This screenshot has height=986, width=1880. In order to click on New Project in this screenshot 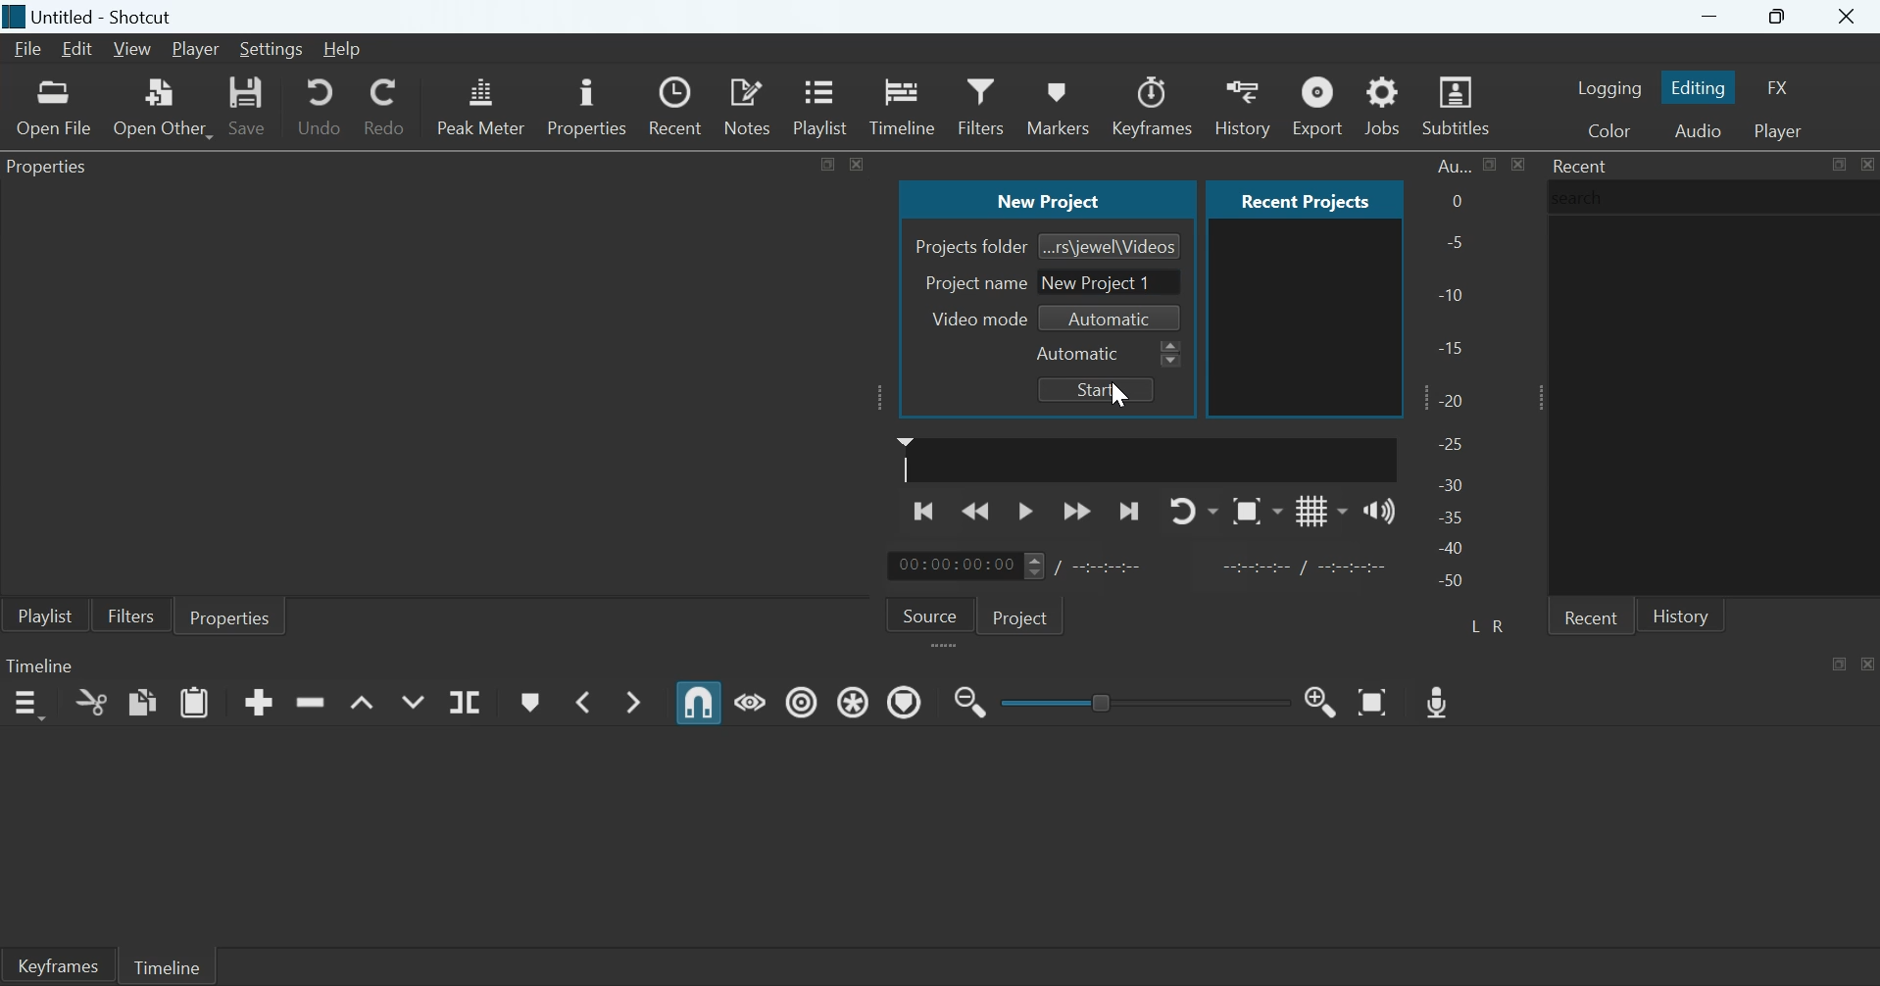, I will do `click(1049, 198)`.